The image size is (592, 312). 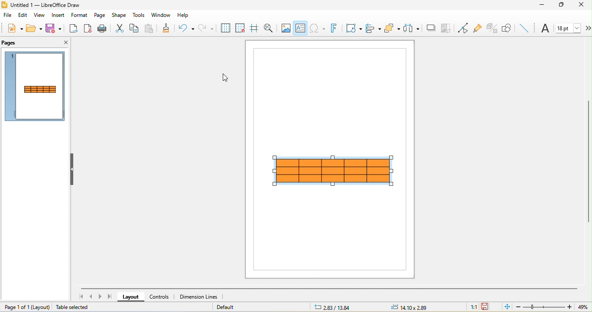 What do you see at coordinates (72, 29) in the screenshot?
I see `export` at bounding box center [72, 29].